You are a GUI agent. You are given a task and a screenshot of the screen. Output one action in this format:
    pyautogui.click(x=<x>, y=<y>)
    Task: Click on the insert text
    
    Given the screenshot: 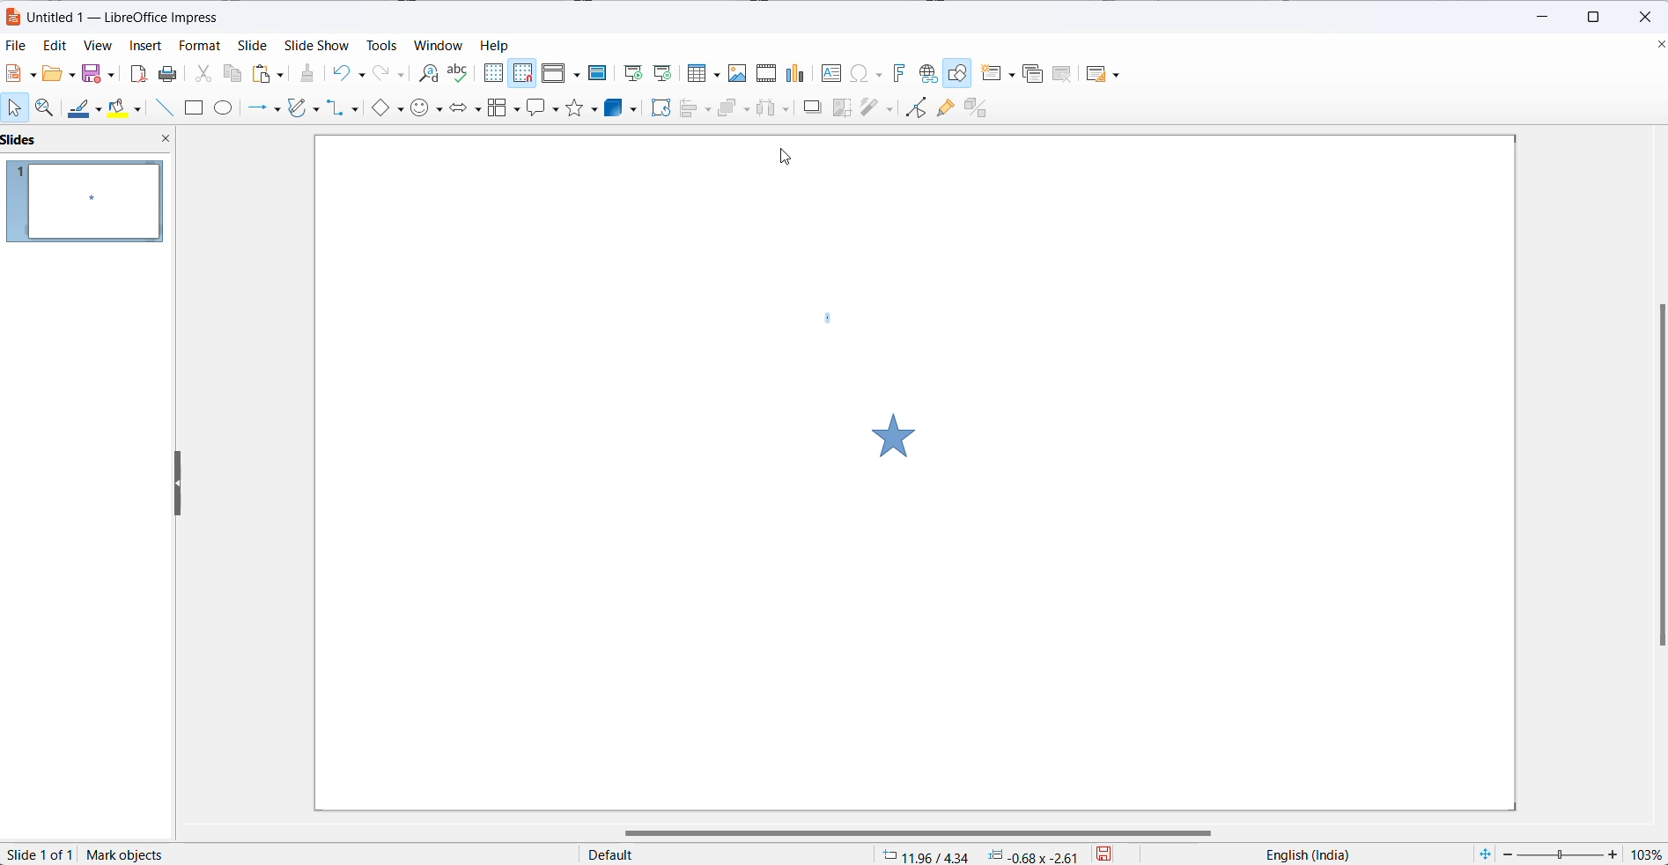 What is the action you would take?
    pyautogui.click(x=832, y=76)
    